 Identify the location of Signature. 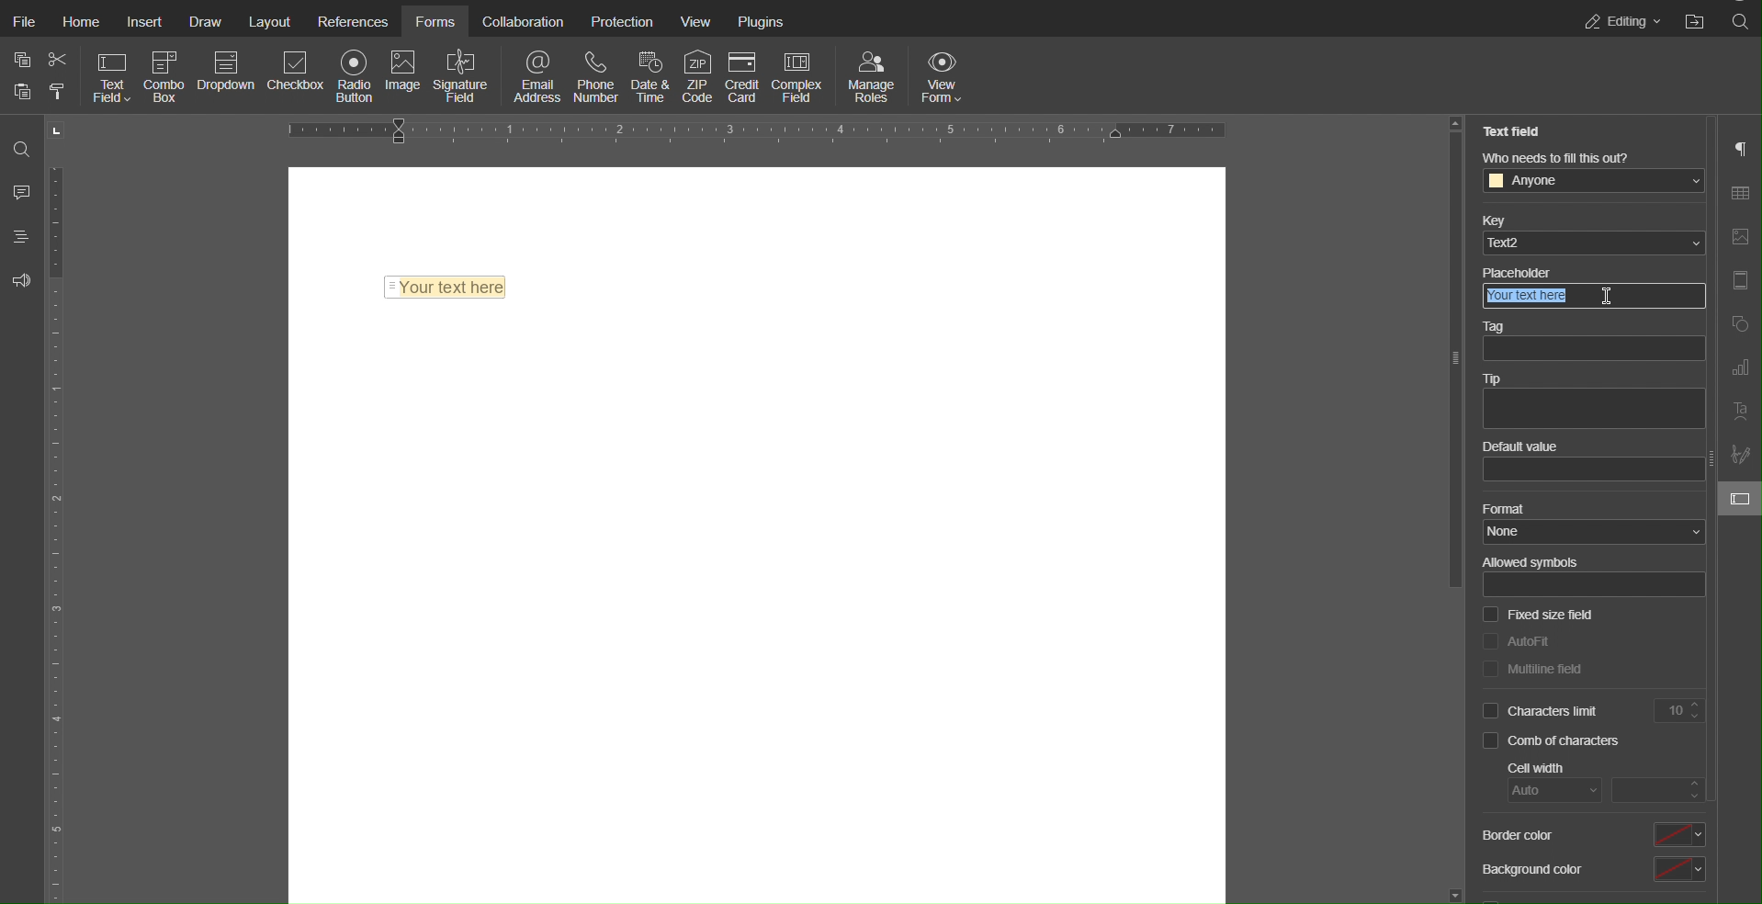
(460, 76).